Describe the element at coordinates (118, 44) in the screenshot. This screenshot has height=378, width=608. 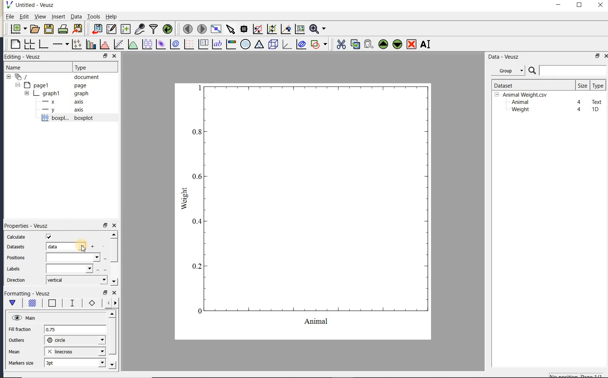
I see `fit a function to data` at that location.